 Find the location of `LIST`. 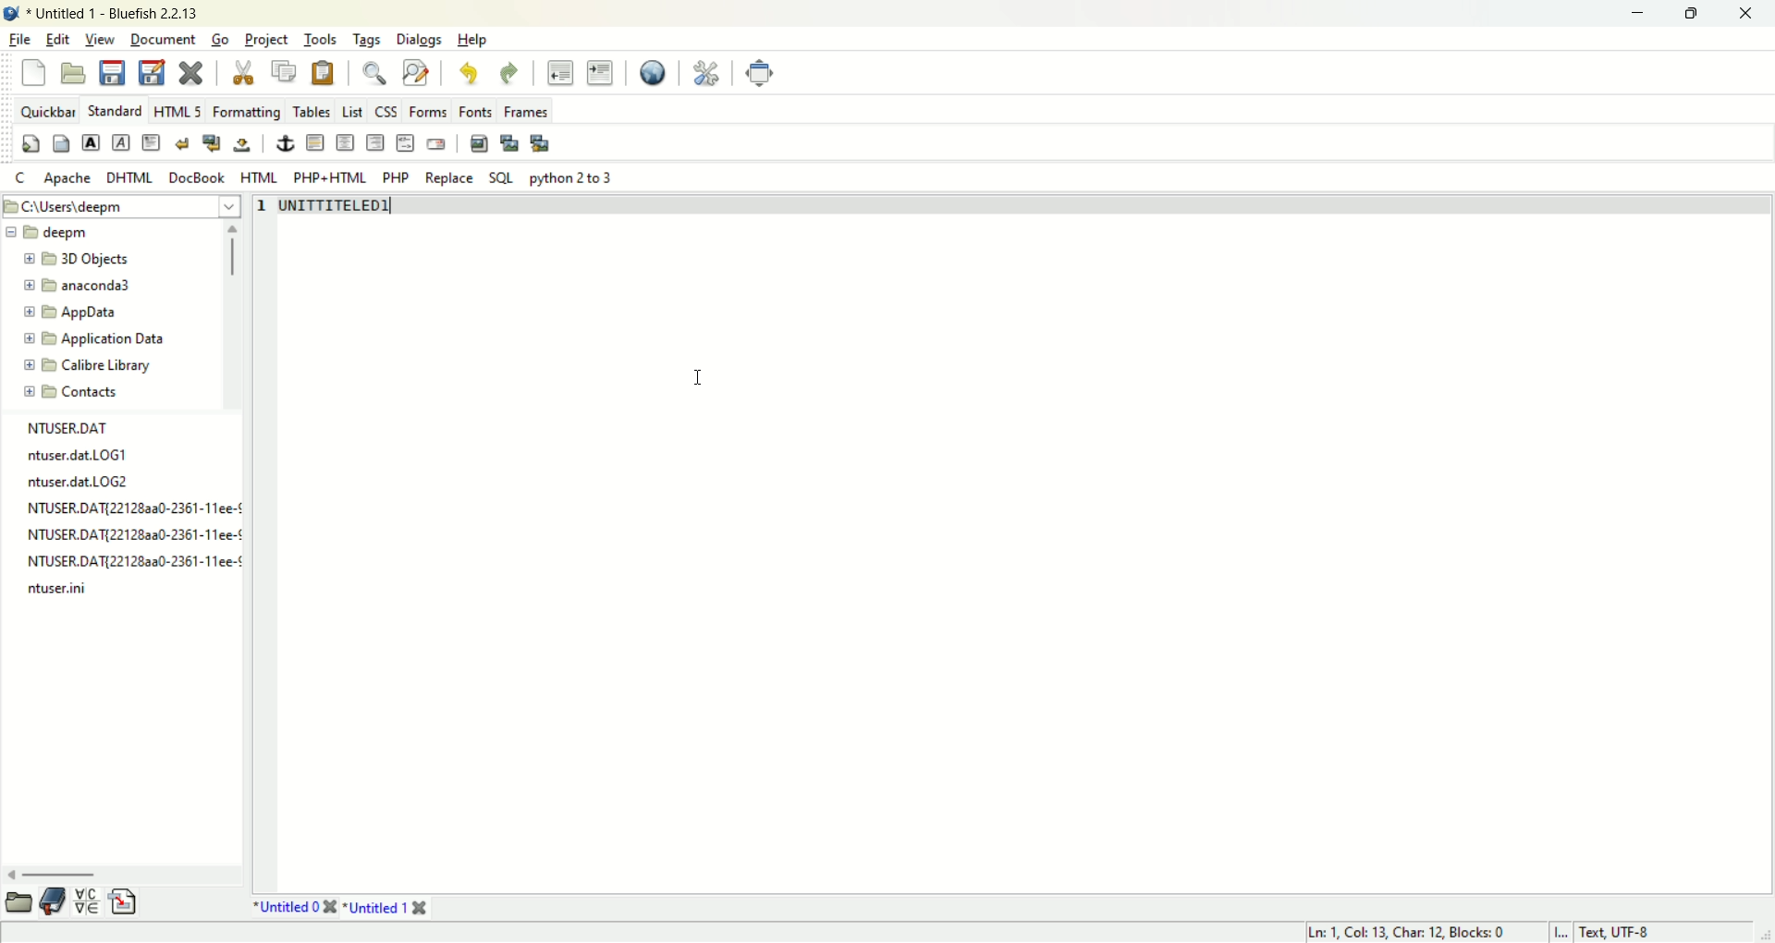

LIST is located at coordinates (351, 112).